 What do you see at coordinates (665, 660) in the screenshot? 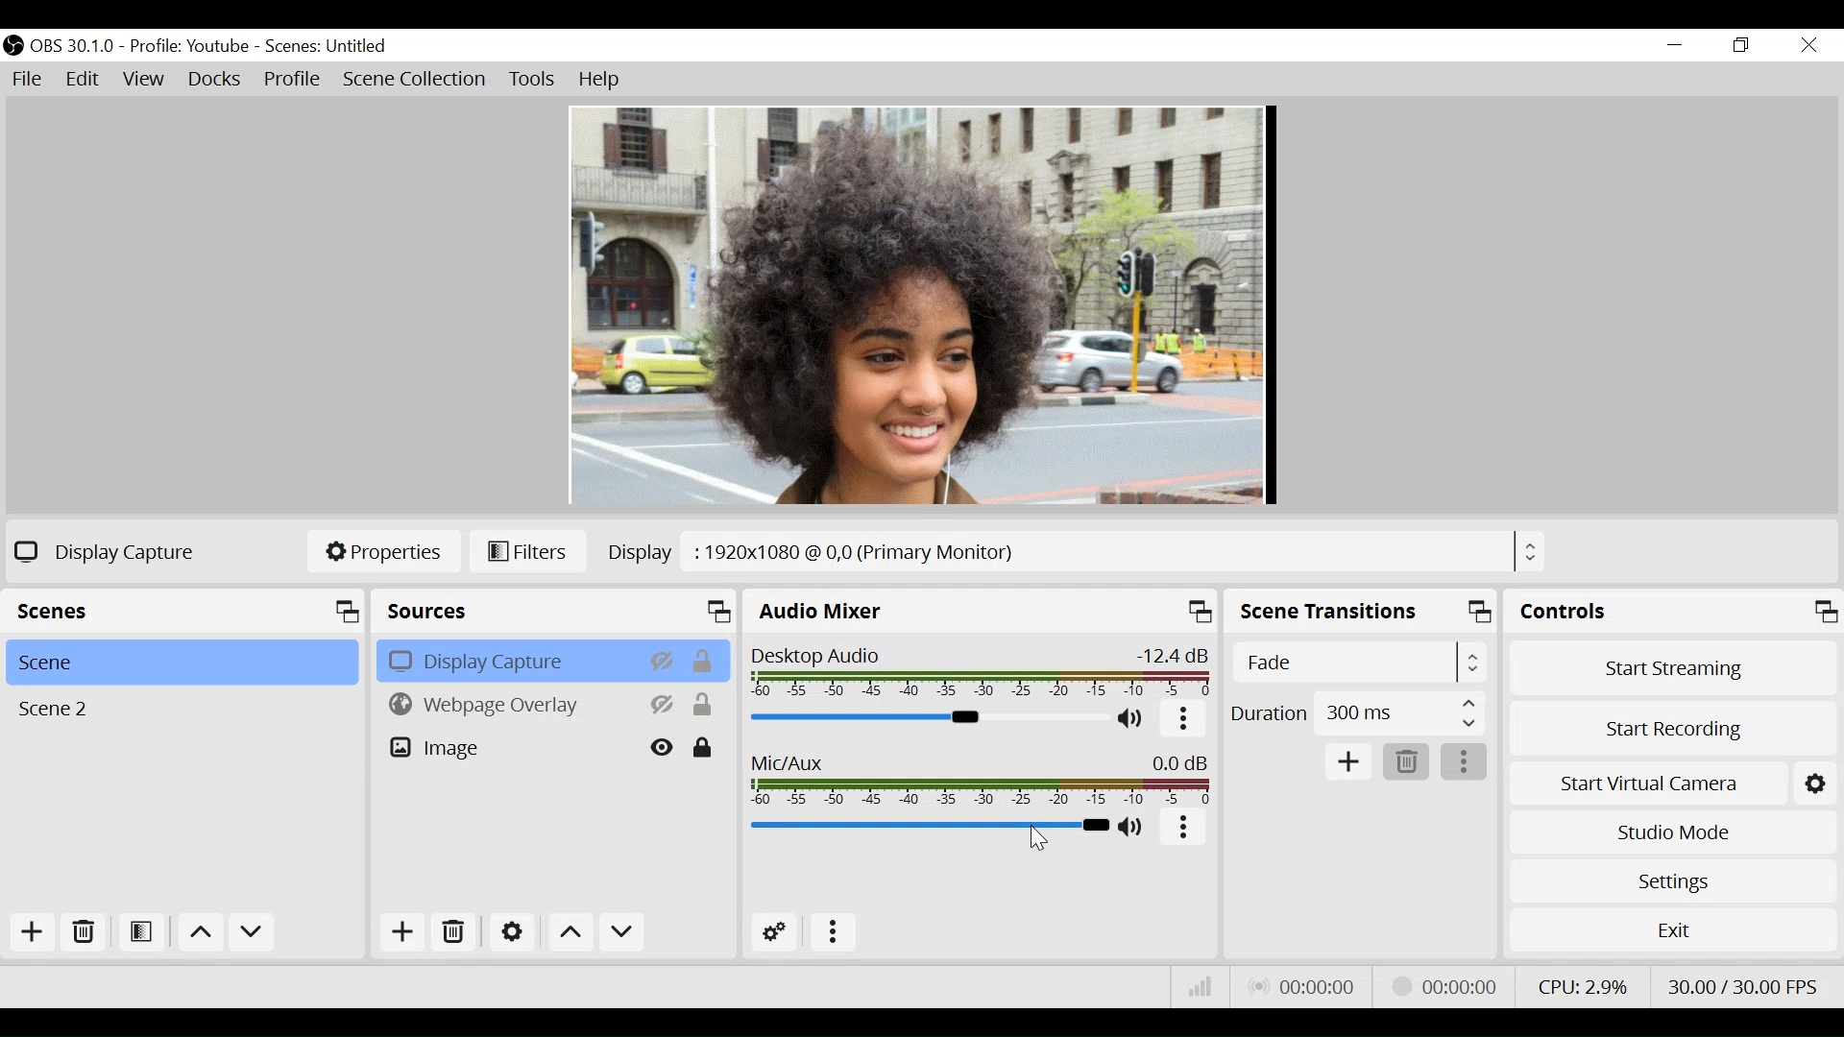
I see `hide/display` at bounding box center [665, 660].